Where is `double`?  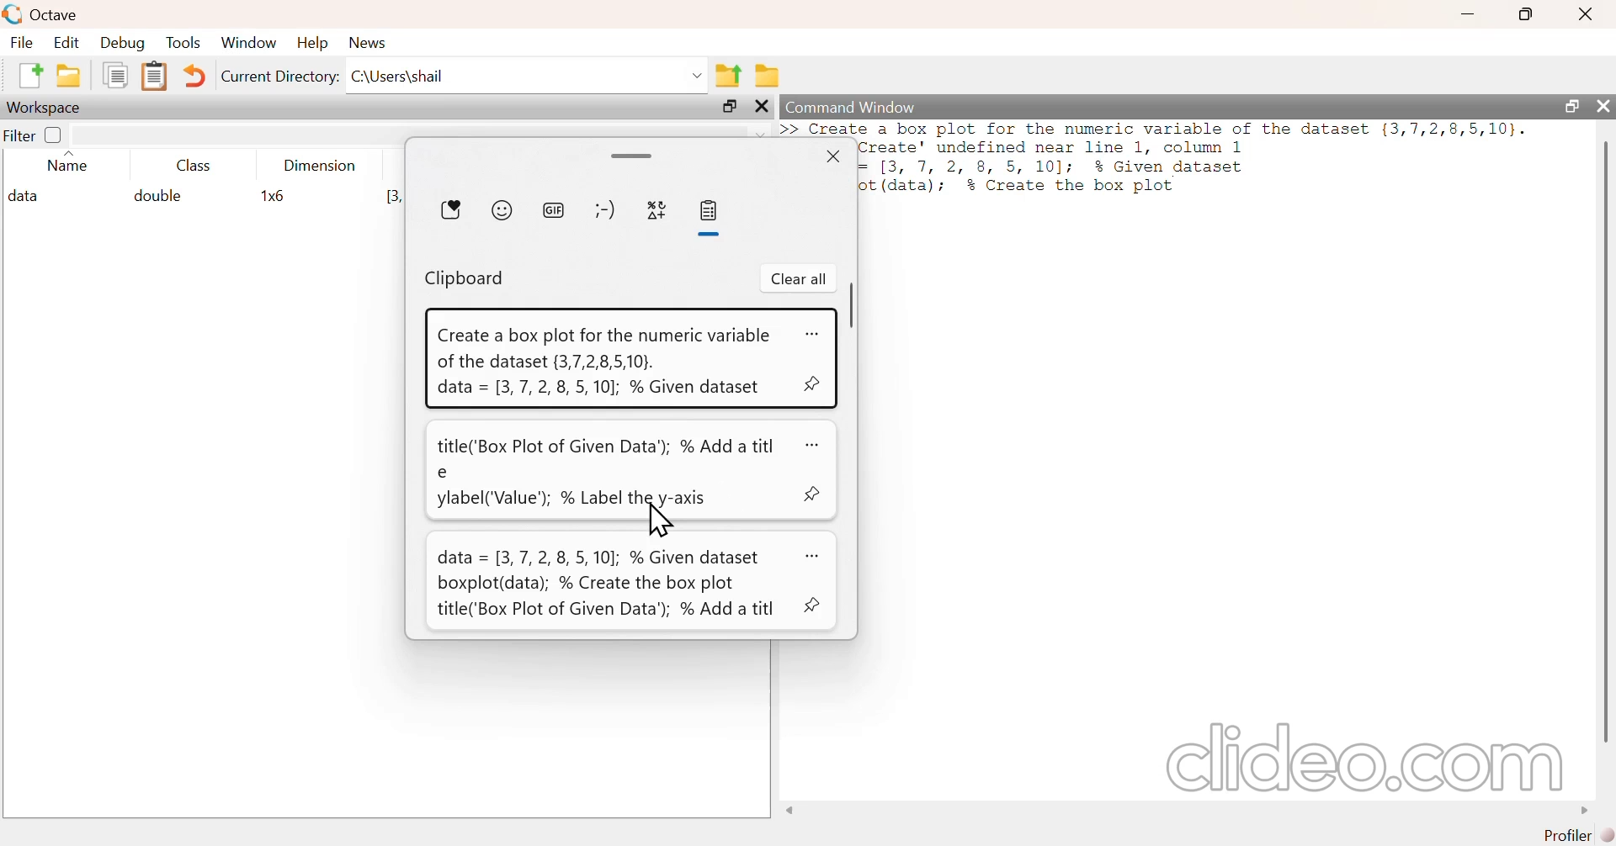 double is located at coordinates (160, 195).